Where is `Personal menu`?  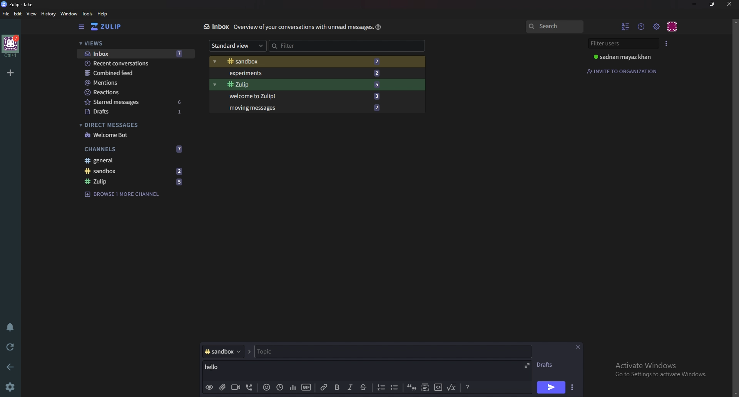
Personal menu is located at coordinates (672, 27).